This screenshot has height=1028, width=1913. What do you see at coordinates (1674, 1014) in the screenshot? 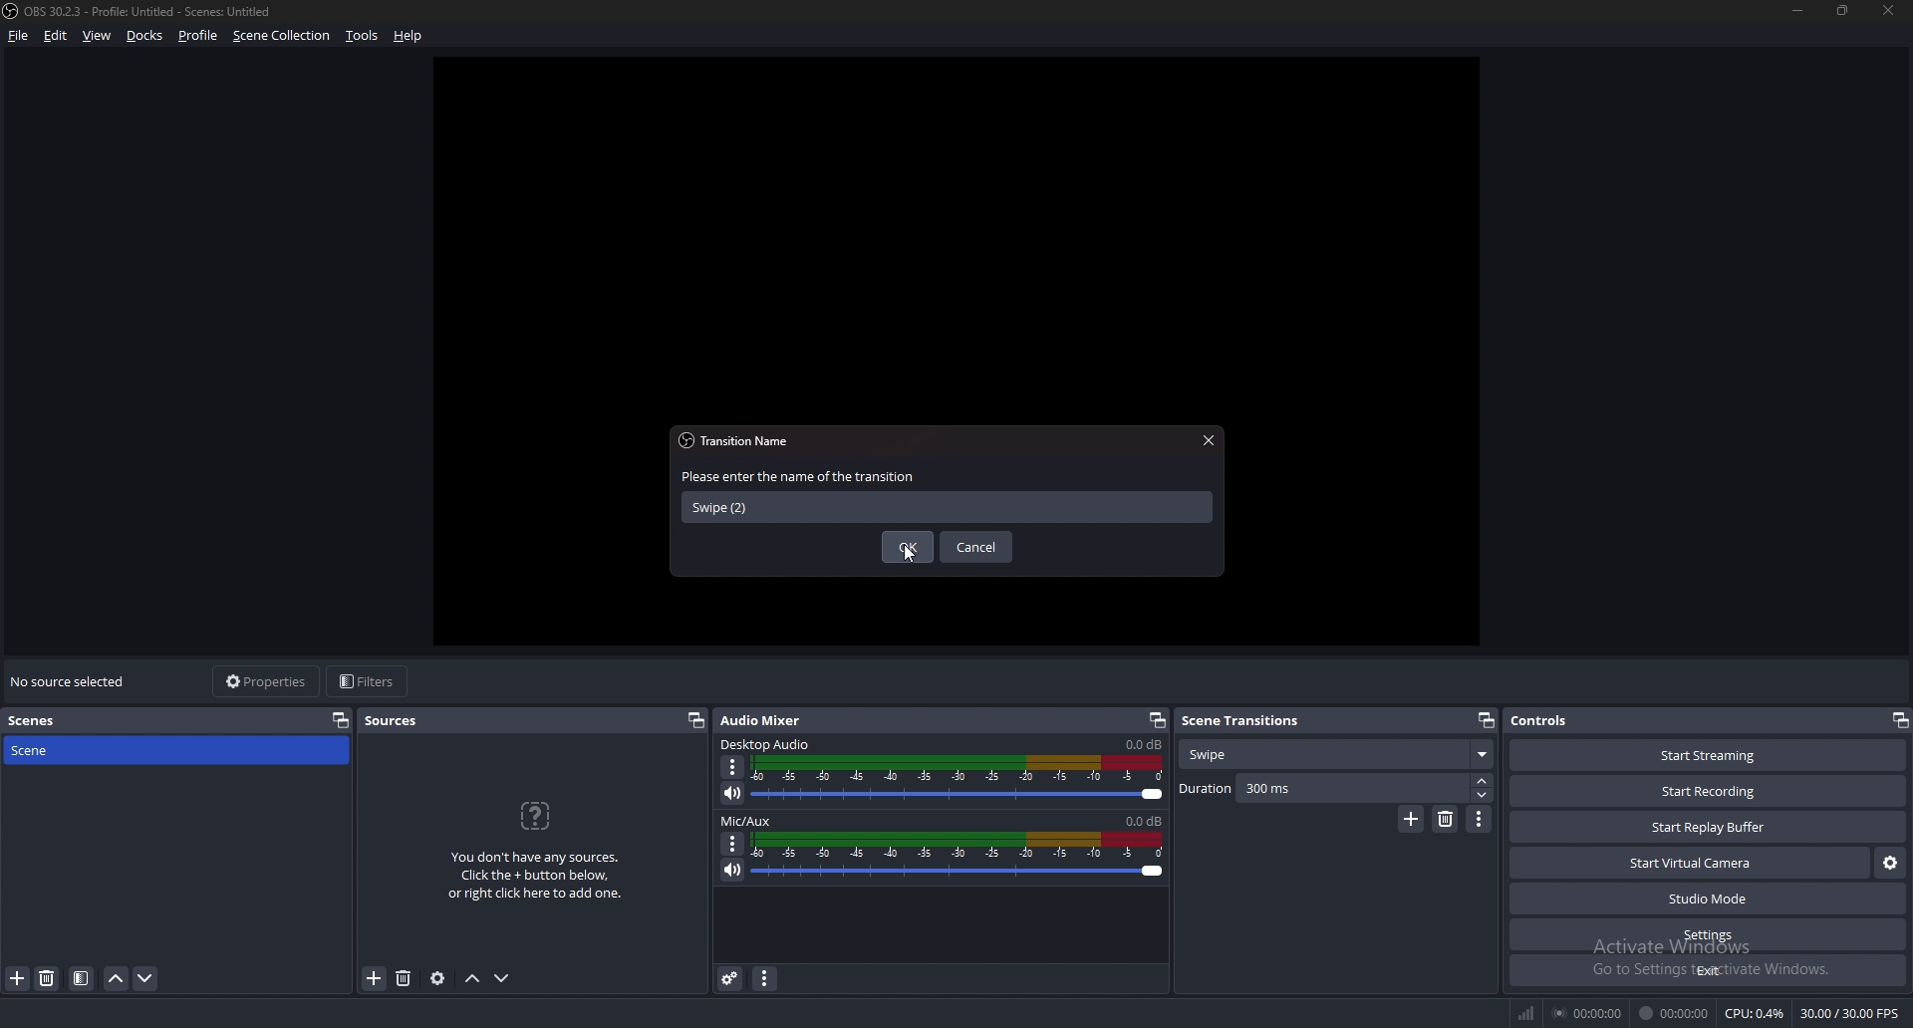
I see `00:00:00` at bounding box center [1674, 1014].